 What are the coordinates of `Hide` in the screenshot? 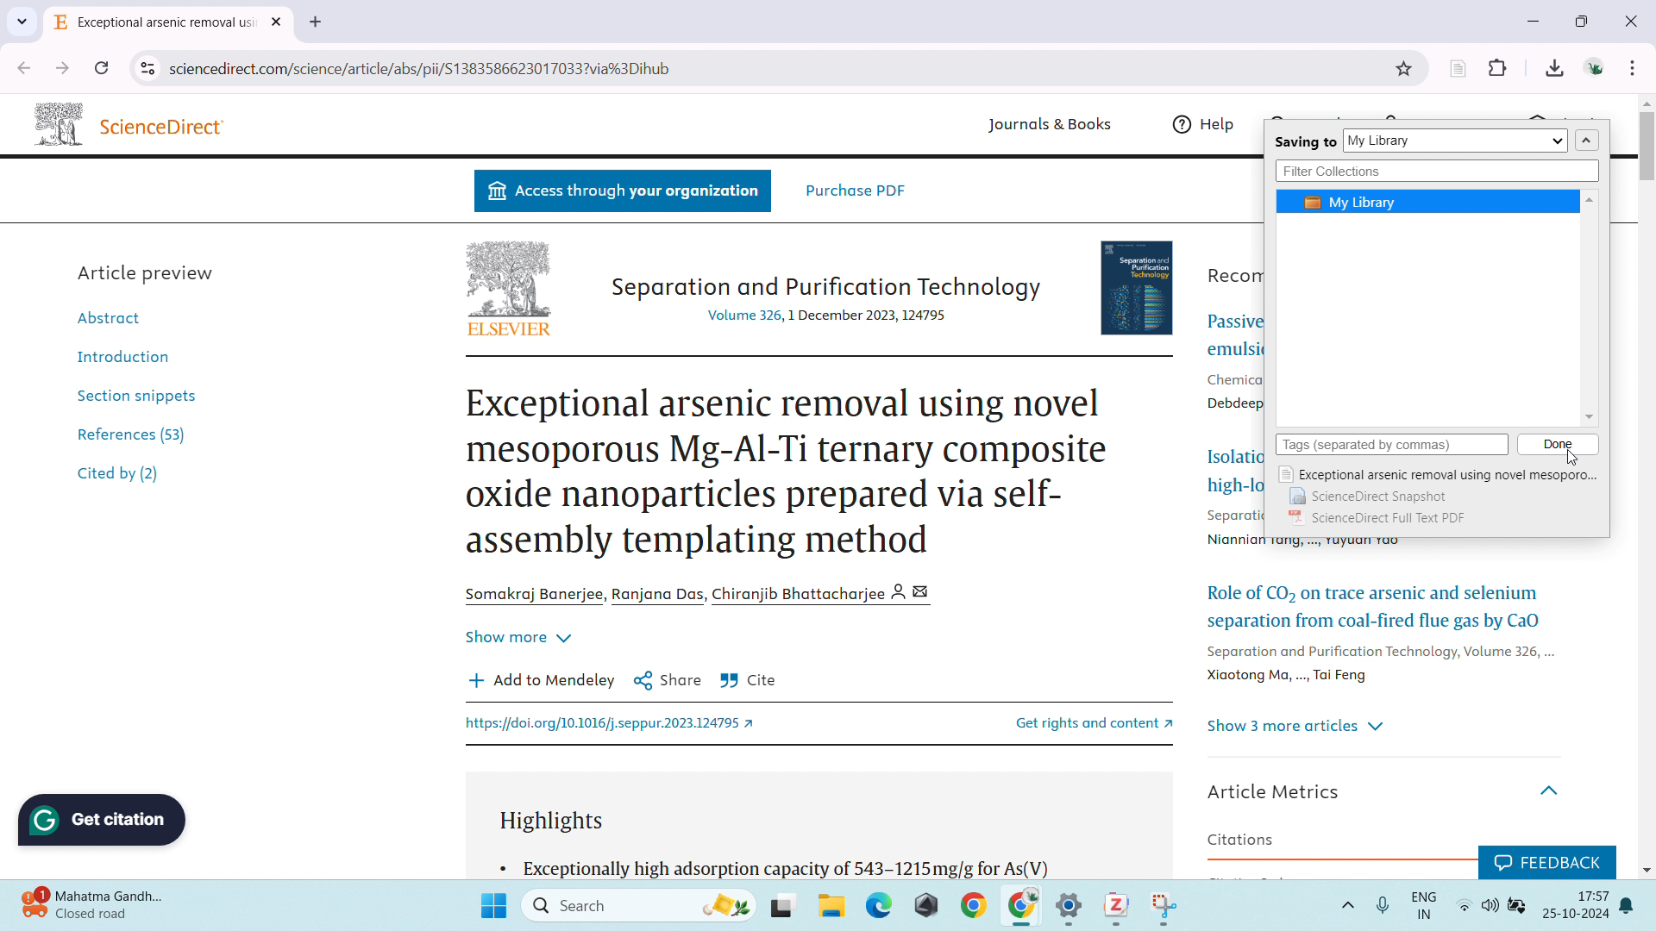 It's located at (1554, 784).